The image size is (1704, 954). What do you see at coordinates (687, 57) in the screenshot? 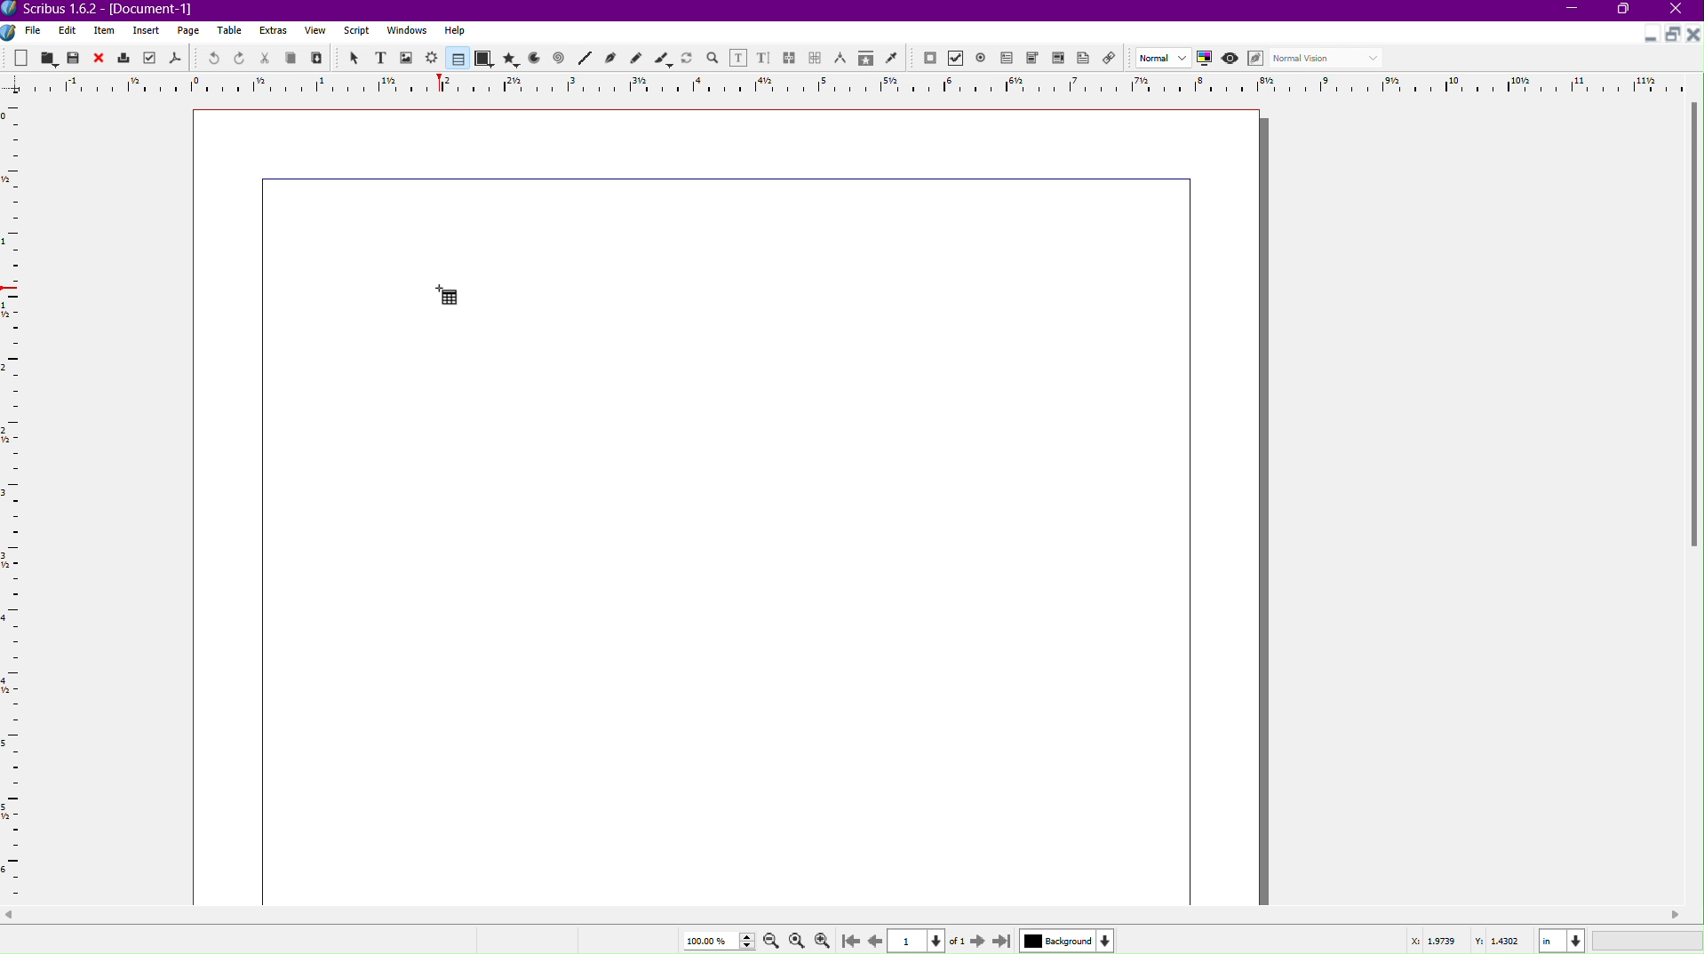
I see `Rotate Item` at bounding box center [687, 57].